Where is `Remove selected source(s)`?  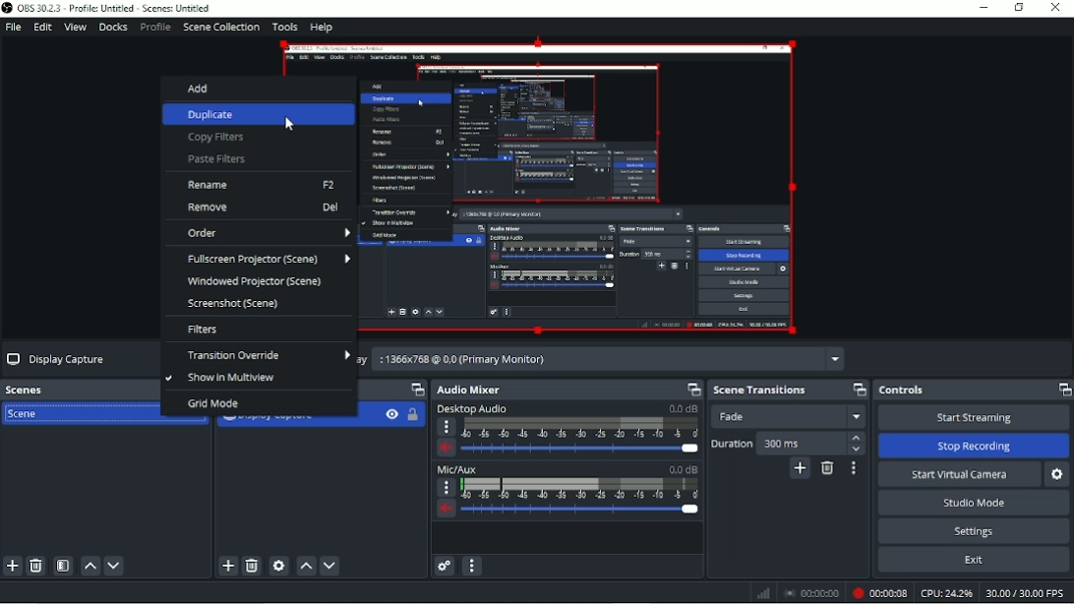
Remove selected source(s) is located at coordinates (252, 567).